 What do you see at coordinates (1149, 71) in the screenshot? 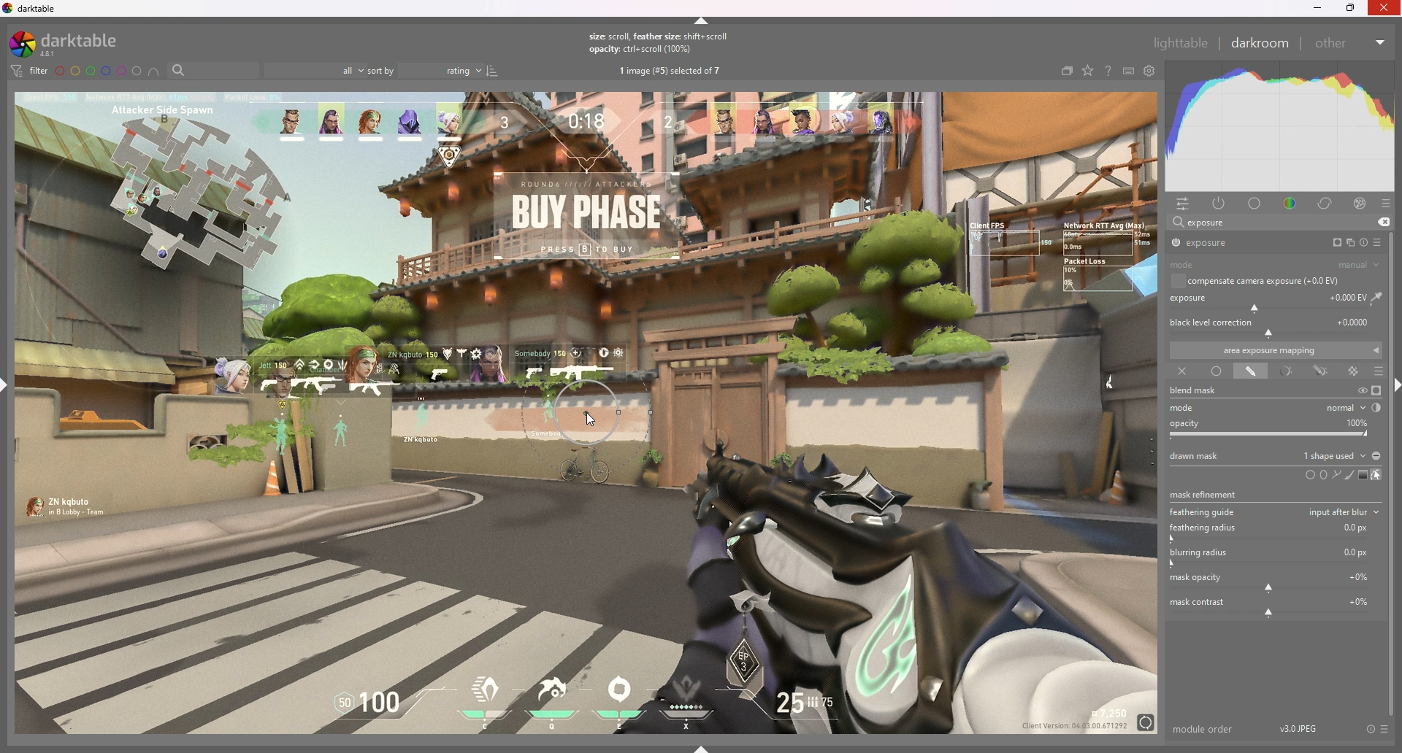
I see `show global preference` at bounding box center [1149, 71].